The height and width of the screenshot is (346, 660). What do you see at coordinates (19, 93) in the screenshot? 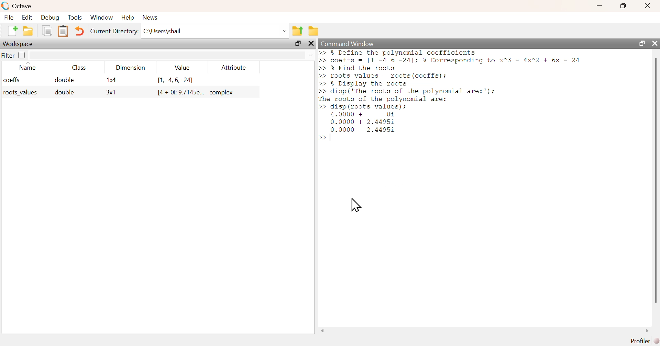
I see `roots values` at bounding box center [19, 93].